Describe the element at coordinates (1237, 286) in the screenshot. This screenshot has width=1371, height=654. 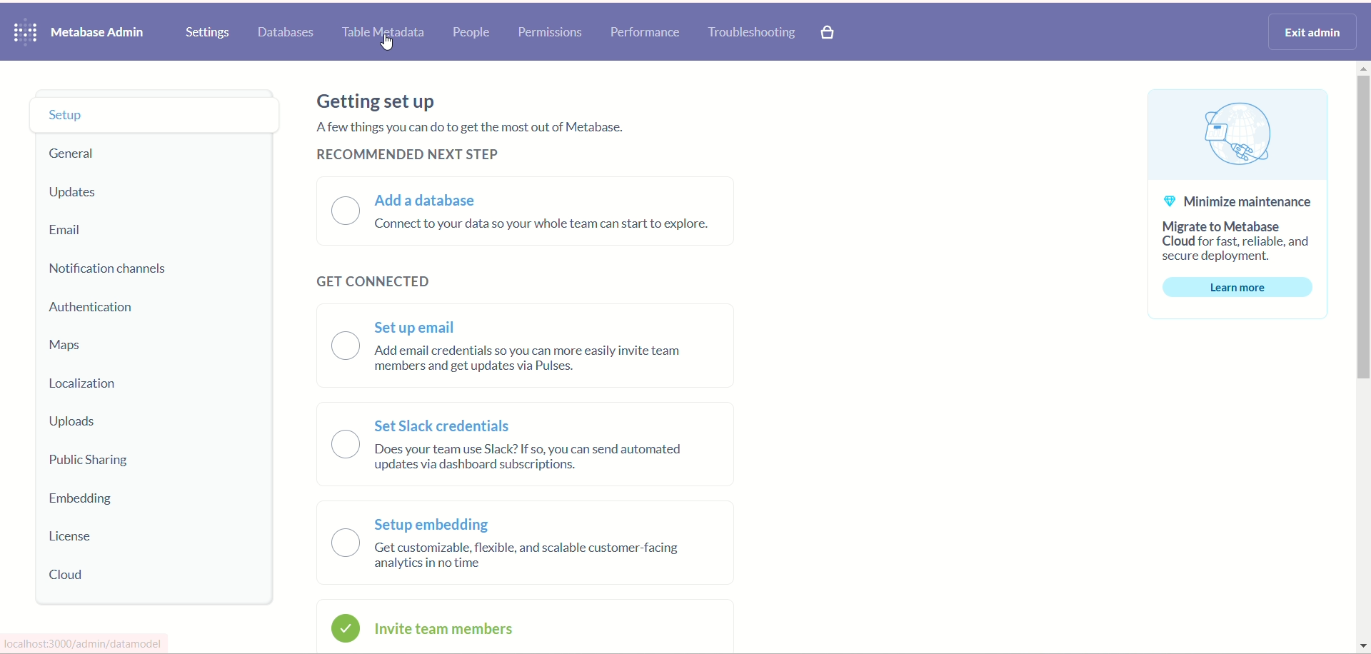
I see `learn more` at that location.